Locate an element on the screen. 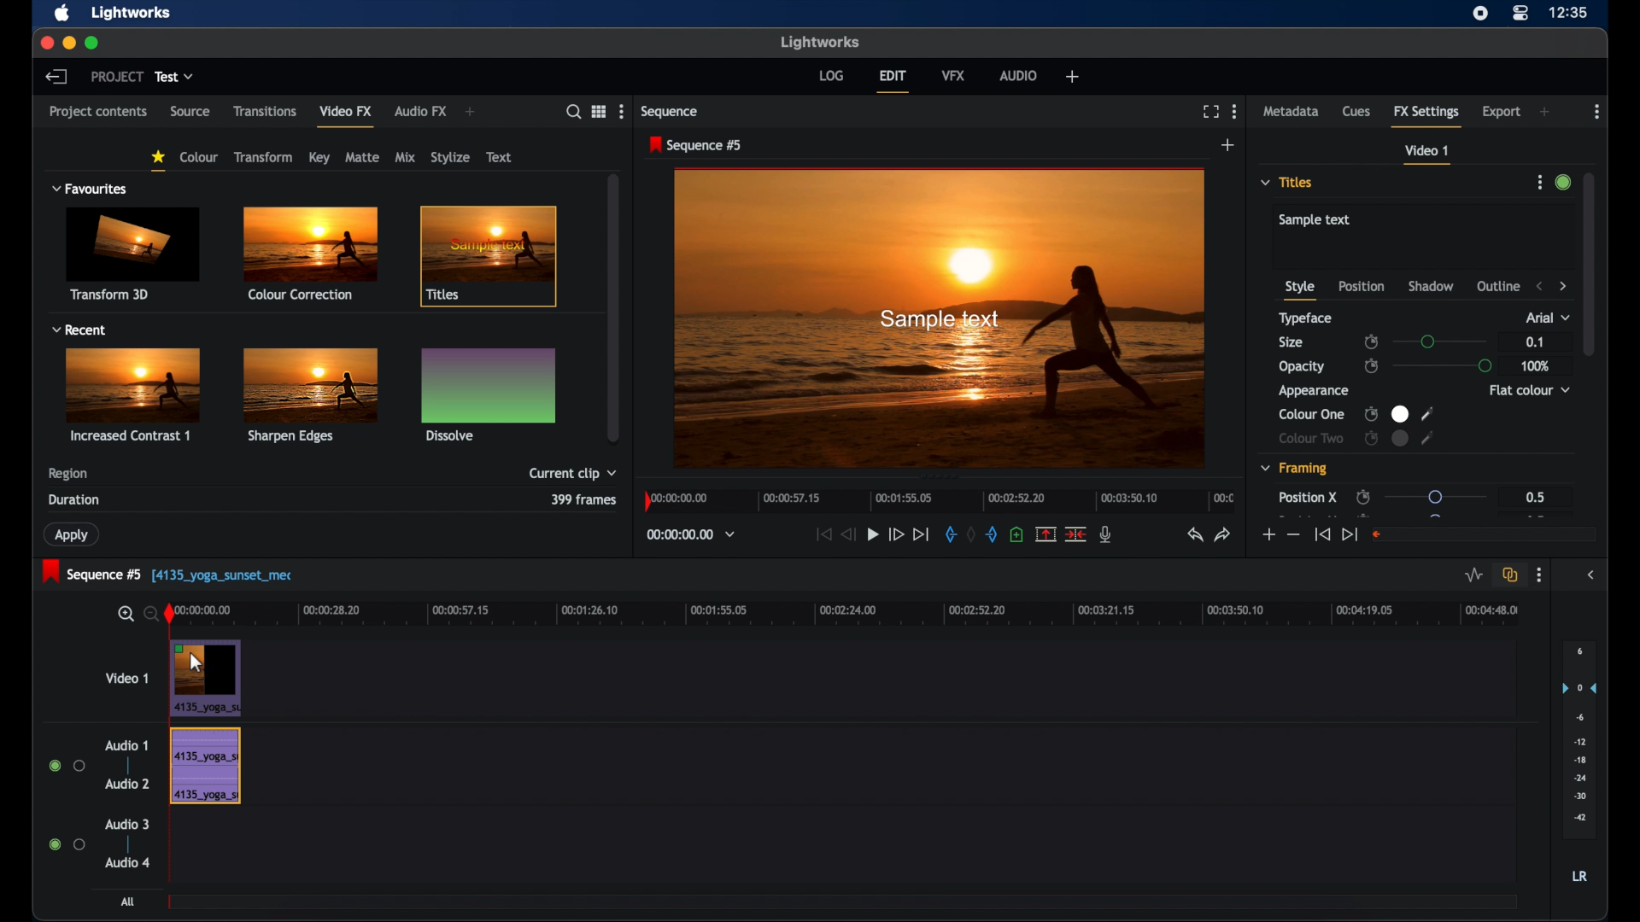 This screenshot has height=922, width=1640. flat color dropdown is located at coordinates (1529, 391).